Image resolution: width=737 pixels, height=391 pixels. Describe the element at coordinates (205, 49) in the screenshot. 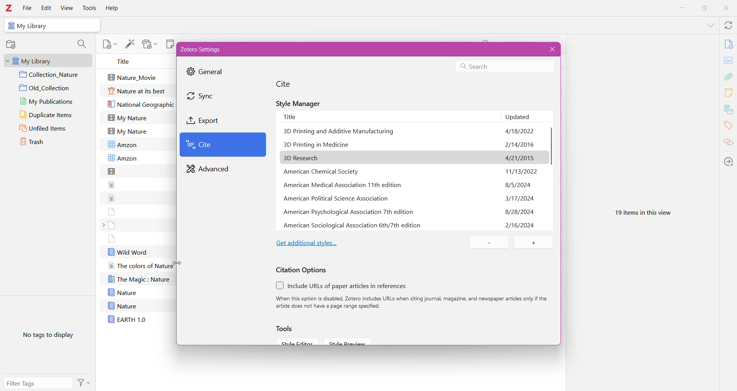

I see `Zotero Settings` at that location.